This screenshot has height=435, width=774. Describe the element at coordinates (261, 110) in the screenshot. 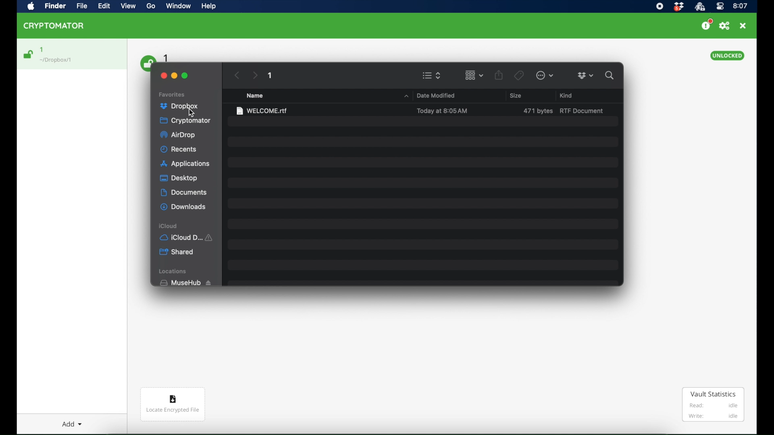

I see `welcome.rtf` at that location.